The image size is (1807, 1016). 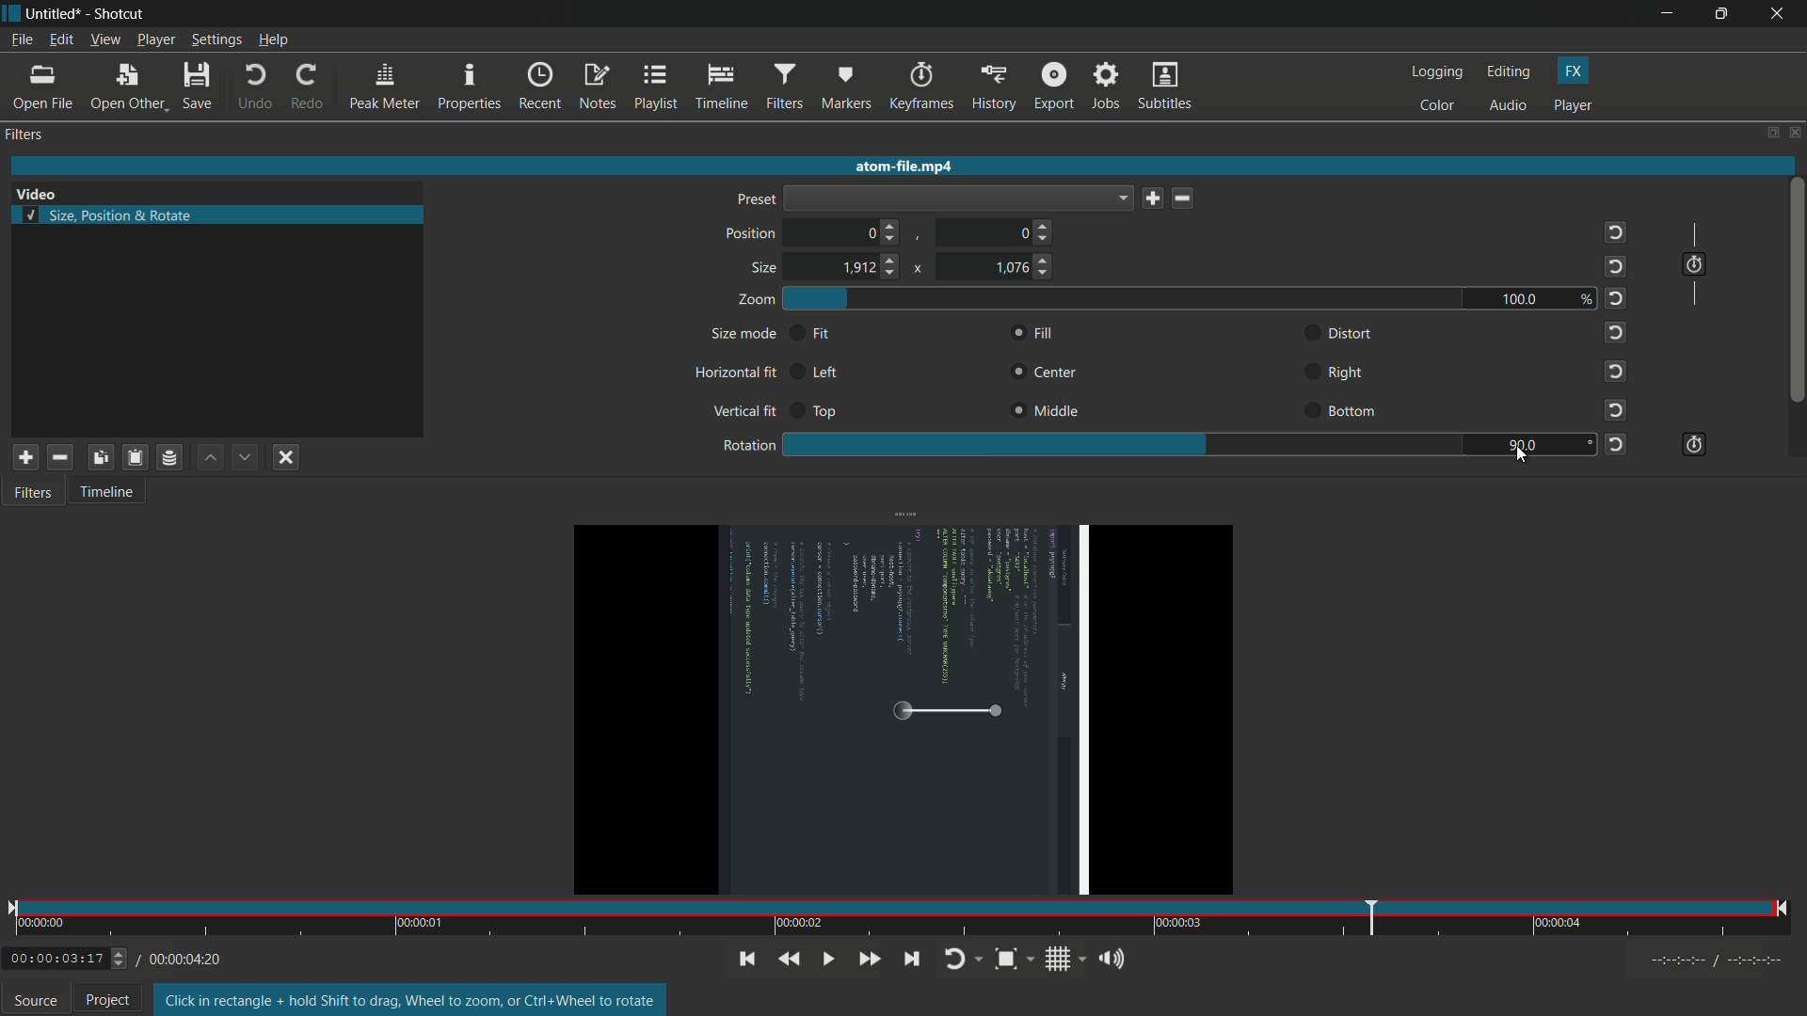 I want to click on 1912 (choose size), so click(x=872, y=266).